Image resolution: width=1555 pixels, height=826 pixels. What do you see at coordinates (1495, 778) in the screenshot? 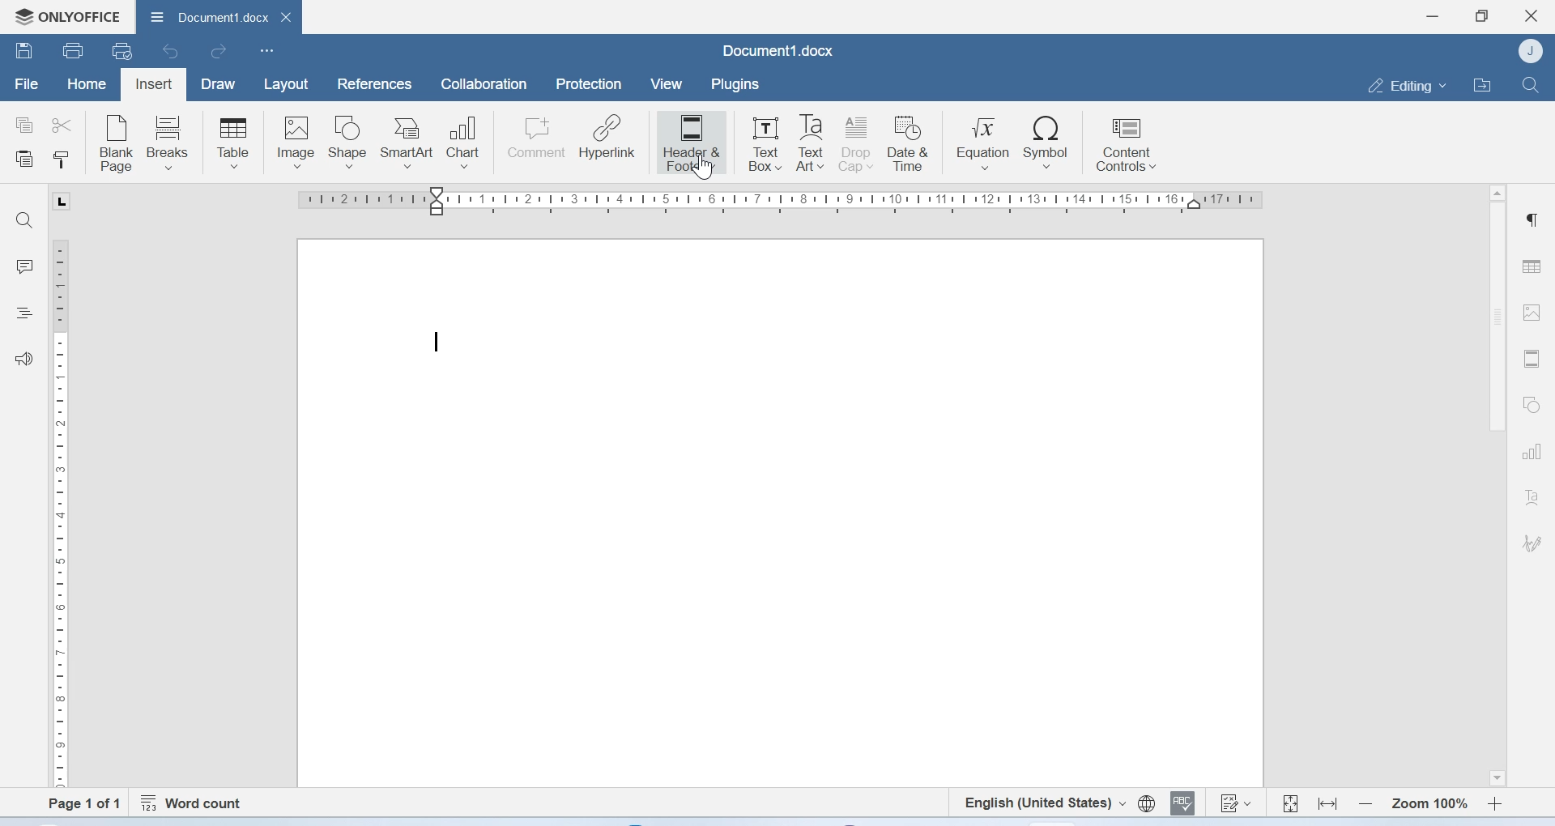
I see `Scroll down` at bounding box center [1495, 778].